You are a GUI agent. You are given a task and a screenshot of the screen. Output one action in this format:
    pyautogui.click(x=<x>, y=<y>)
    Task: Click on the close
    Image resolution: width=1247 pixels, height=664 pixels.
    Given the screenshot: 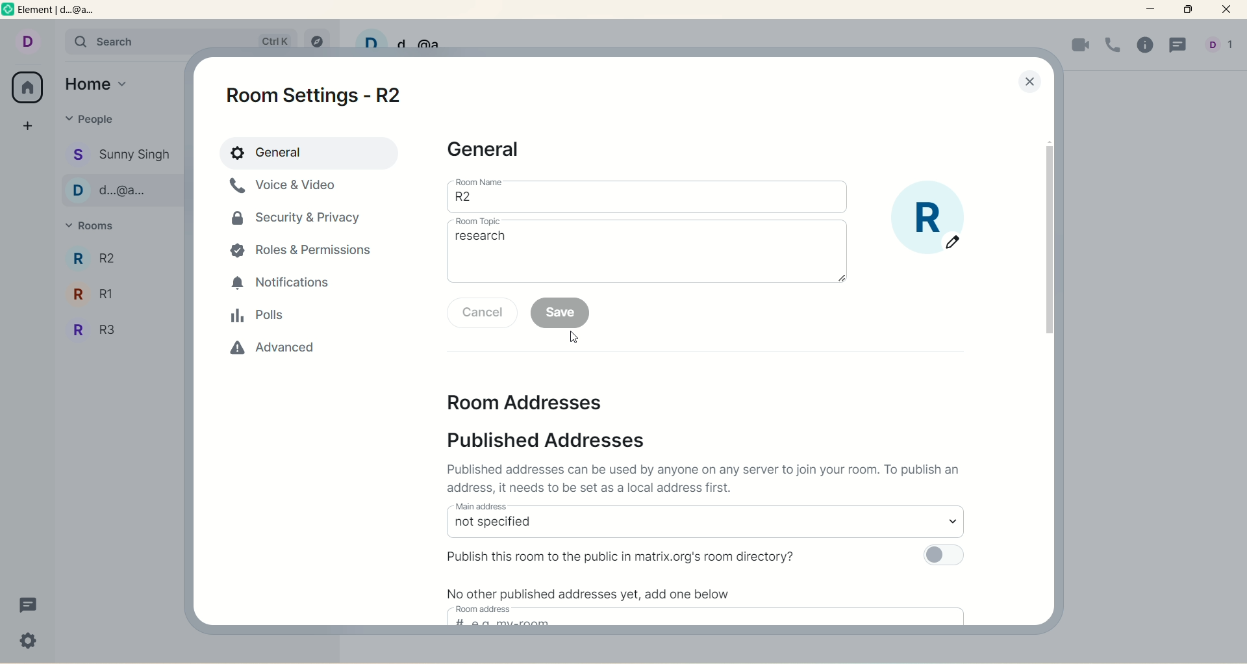 What is the action you would take?
    pyautogui.click(x=1229, y=11)
    